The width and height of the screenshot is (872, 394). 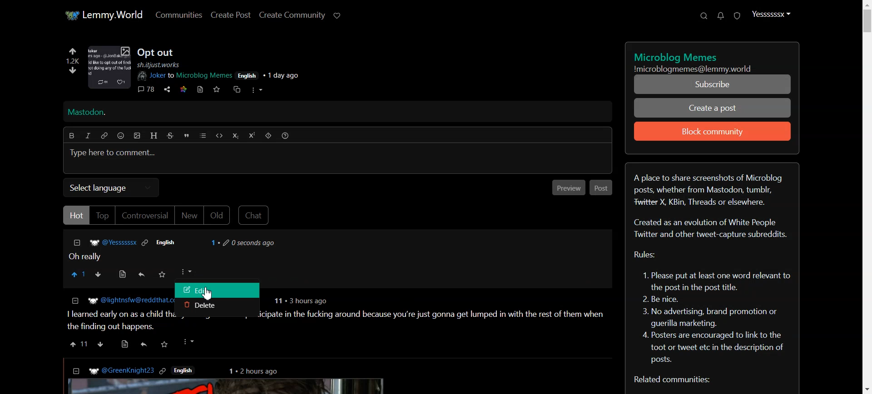 I want to click on Spoiler, so click(x=269, y=136).